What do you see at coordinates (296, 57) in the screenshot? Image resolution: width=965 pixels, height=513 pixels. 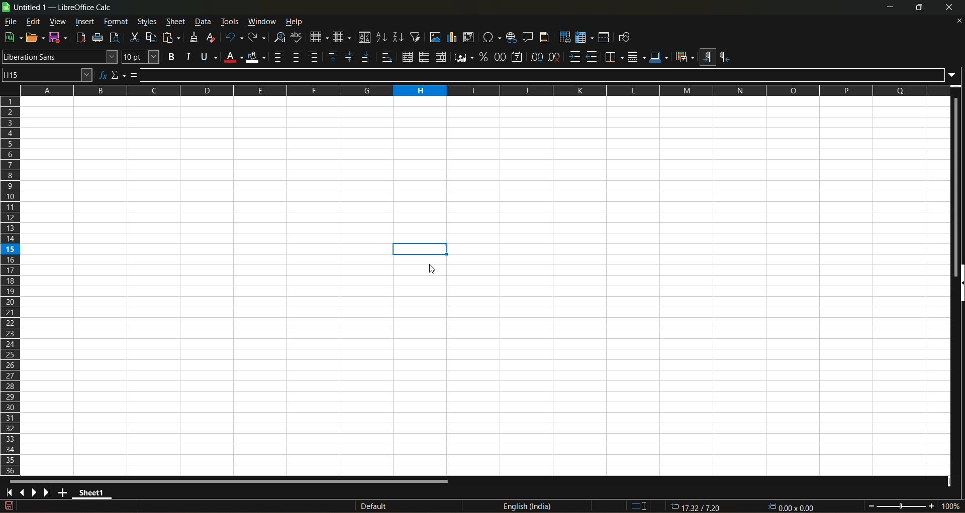 I see `align center` at bounding box center [296, 57].